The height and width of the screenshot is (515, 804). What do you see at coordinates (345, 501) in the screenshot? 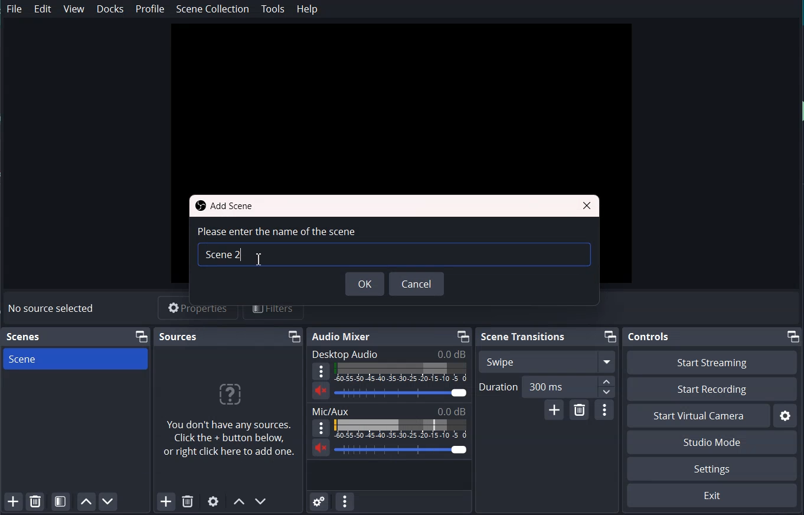
I see `Audio mixer menu` at bounding box center [345, 501].